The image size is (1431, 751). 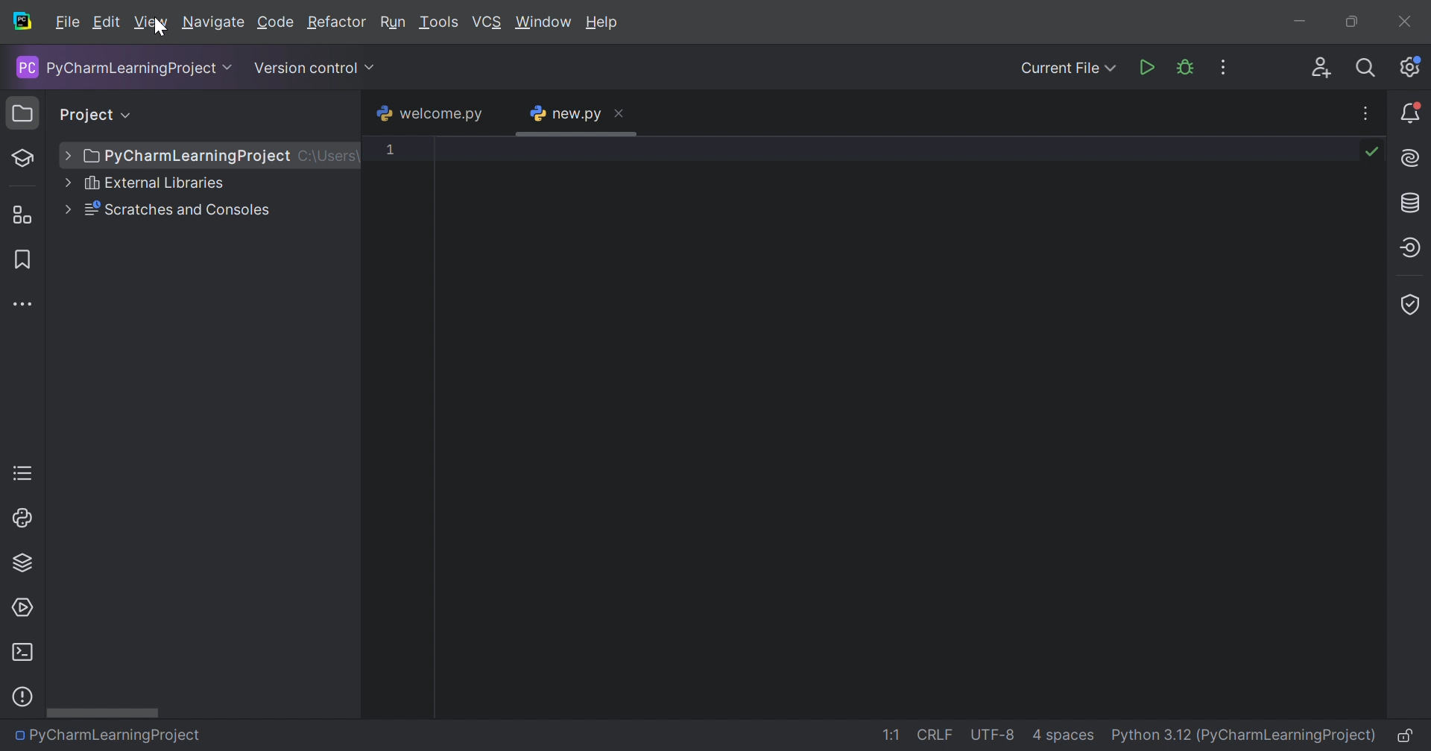 What do you see at coordinates (1304, 21) in the screenshot?
I see `Minimize` at bounding box center [1304, 21].